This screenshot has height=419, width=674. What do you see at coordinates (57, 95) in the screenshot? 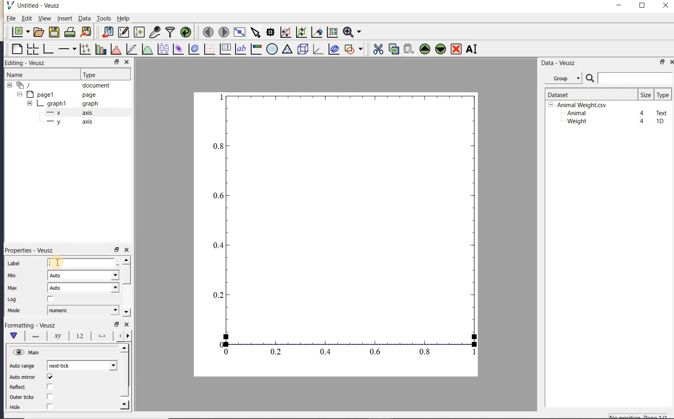
I see `page1` at bounding box center [57, 95].